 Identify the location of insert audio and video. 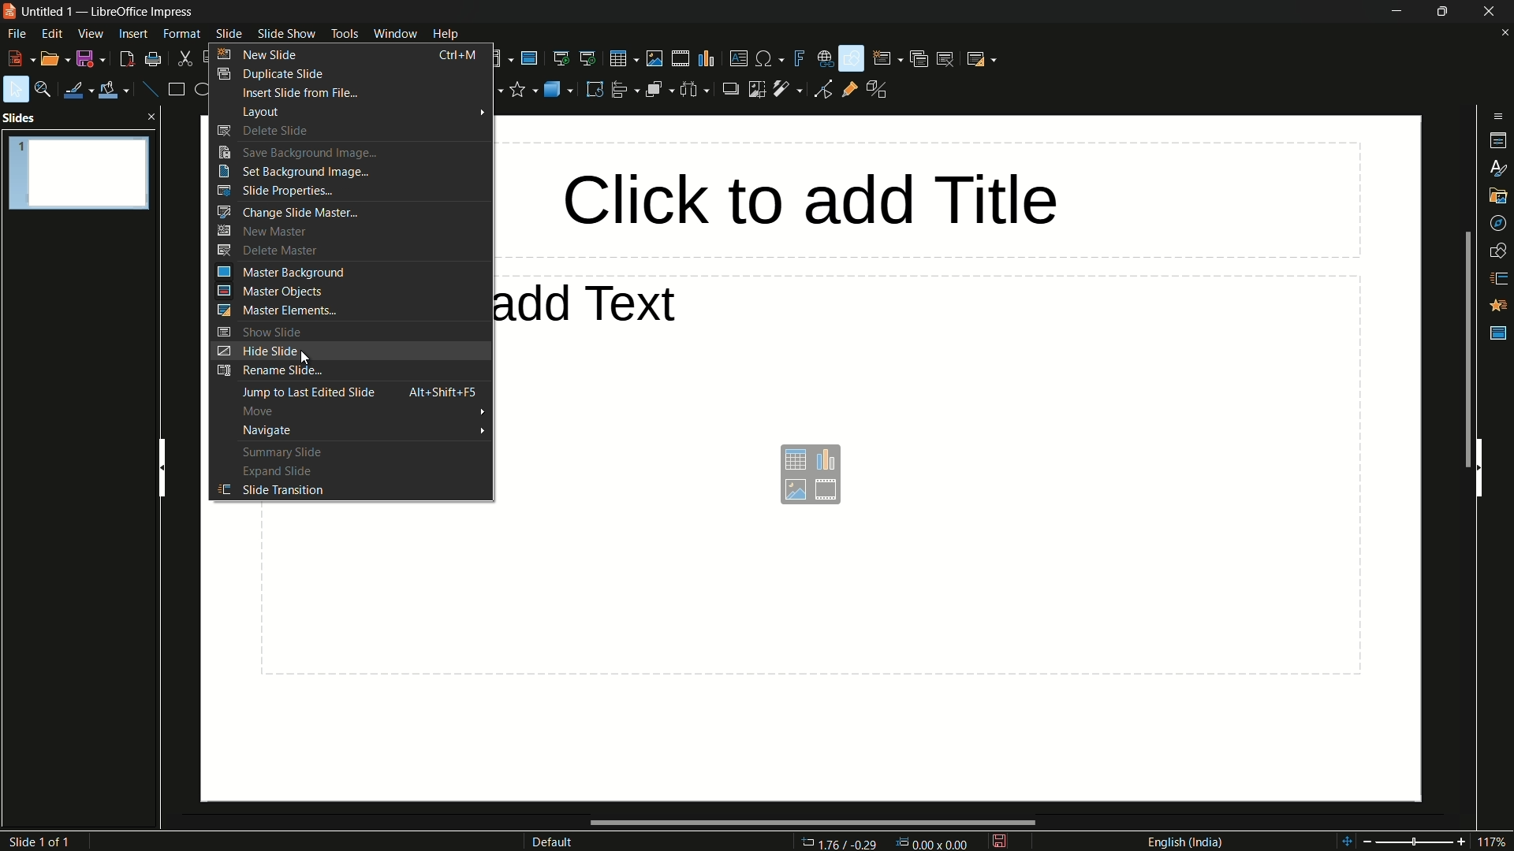
(826, 492).